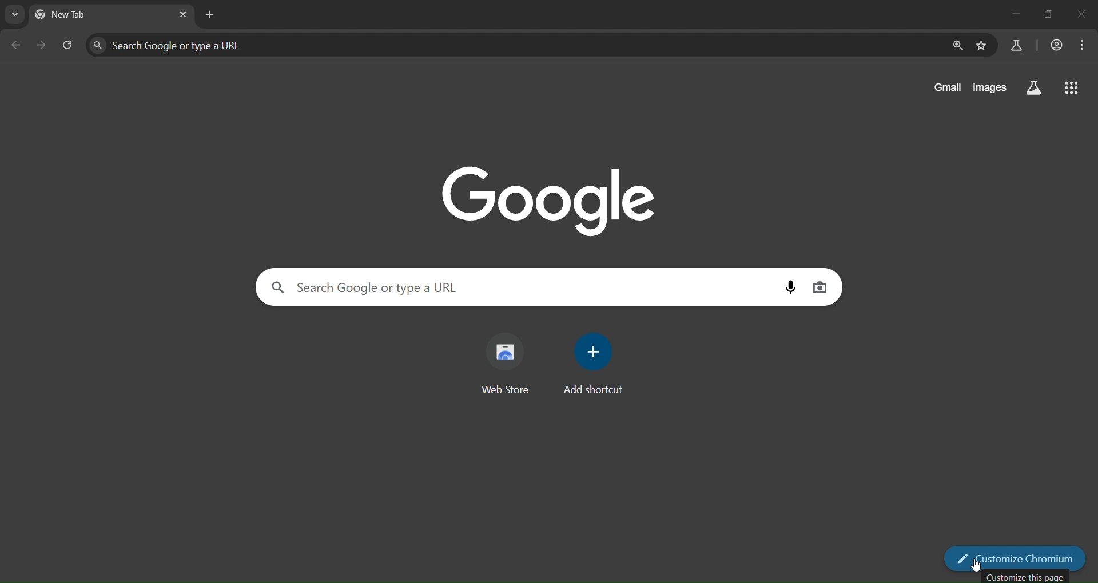 The width and height of the screenshot is (1098, 583). I want to click on searrch labs, so click(1034, 89).